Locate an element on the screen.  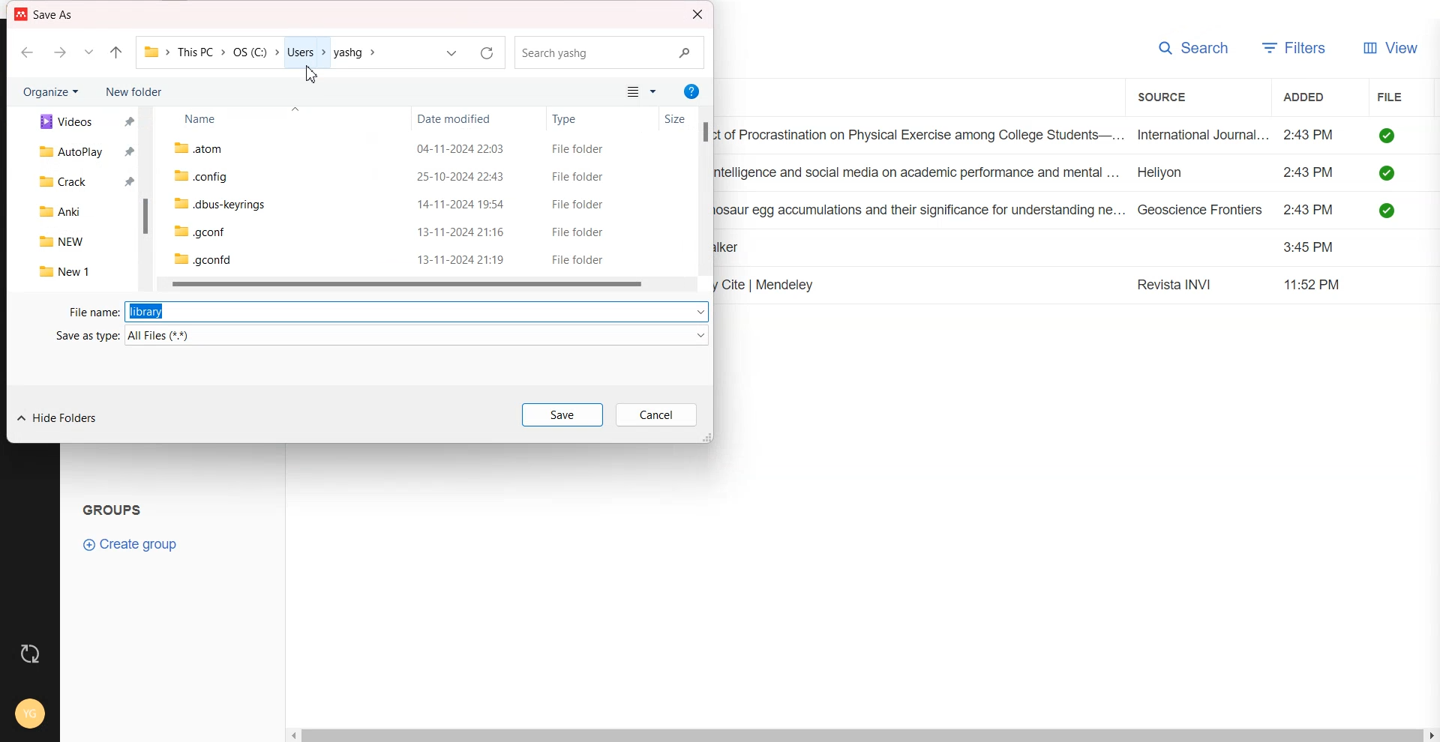
Vertical scroll bar is located at coordinates (707, 191).